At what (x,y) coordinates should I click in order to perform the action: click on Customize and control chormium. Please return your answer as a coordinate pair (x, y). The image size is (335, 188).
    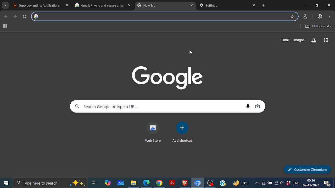
    Looking at the image, I should click on (330, 16).